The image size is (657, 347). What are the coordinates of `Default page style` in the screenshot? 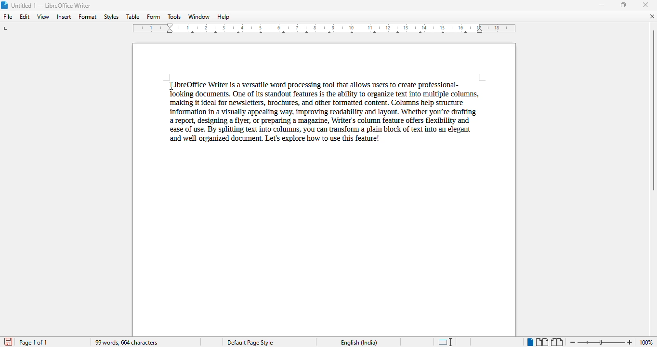 It's located at (250, 342).